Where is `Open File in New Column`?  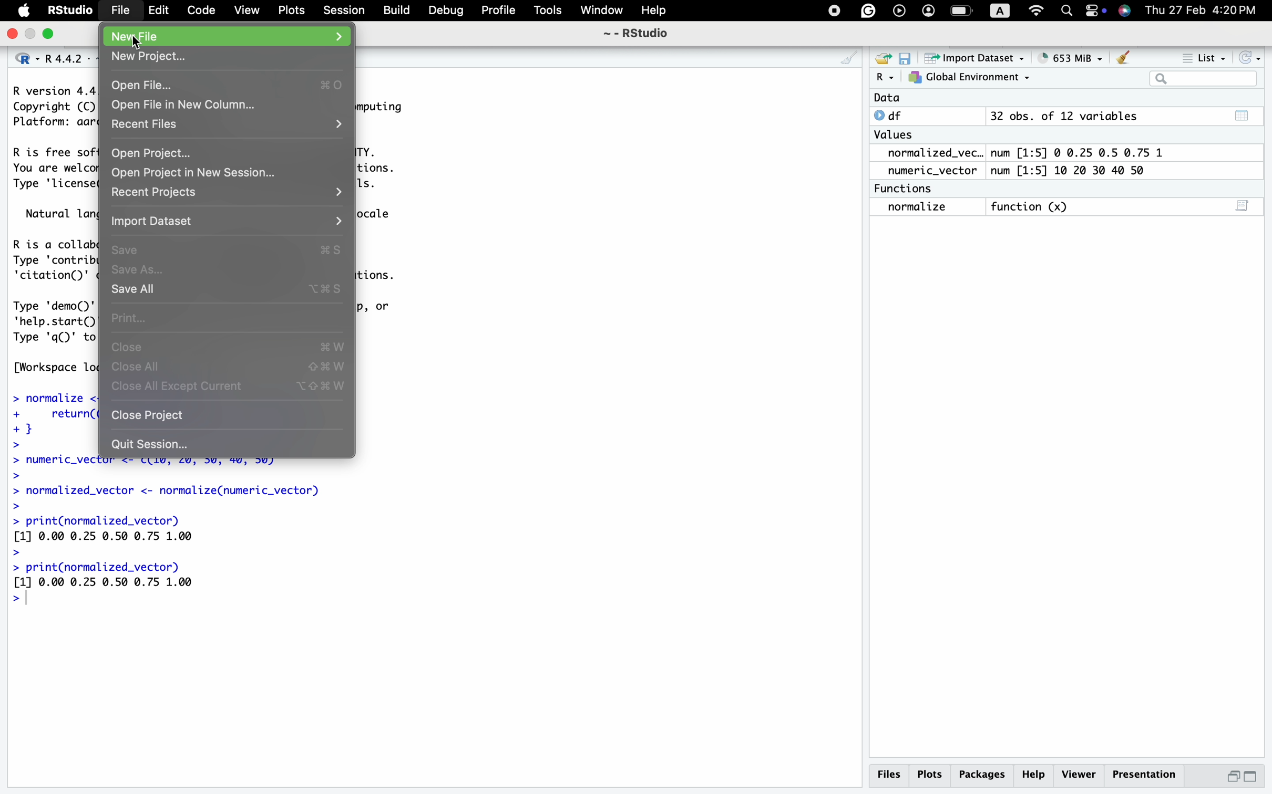 Open File in New Column is located at coordinates (191, 107).